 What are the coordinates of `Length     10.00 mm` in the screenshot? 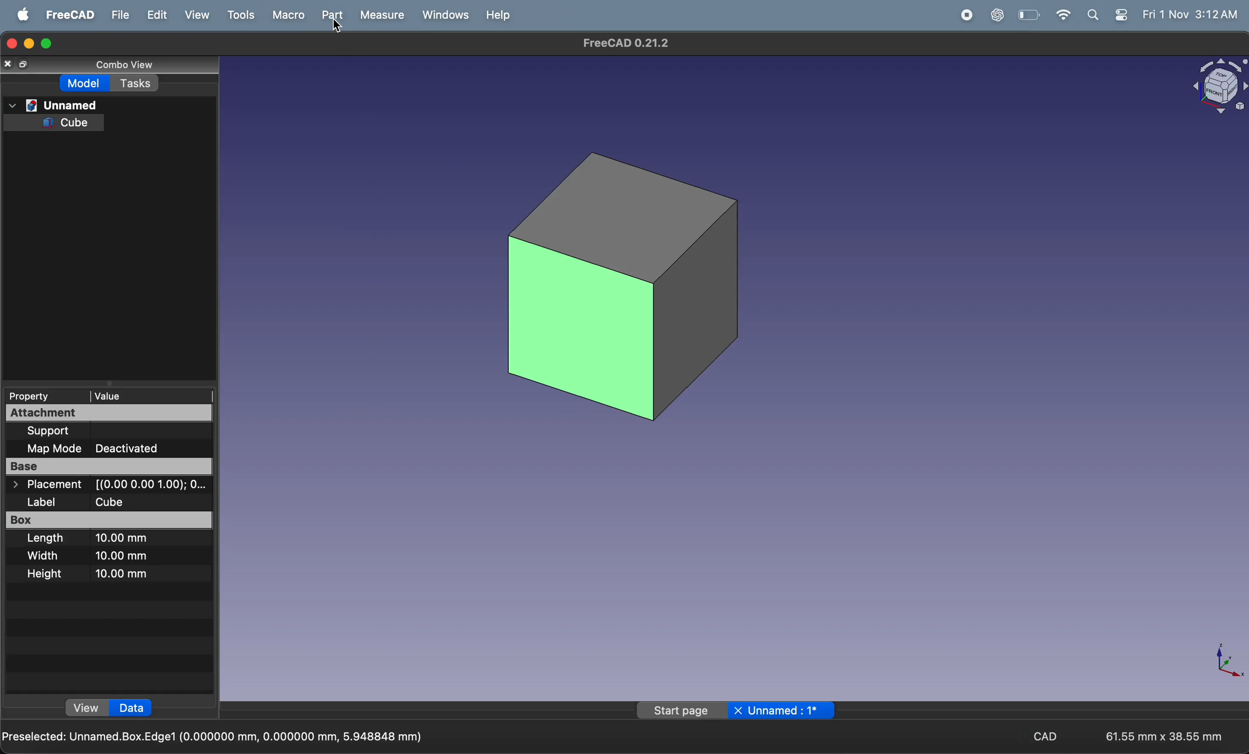 It's located at (92, 539).